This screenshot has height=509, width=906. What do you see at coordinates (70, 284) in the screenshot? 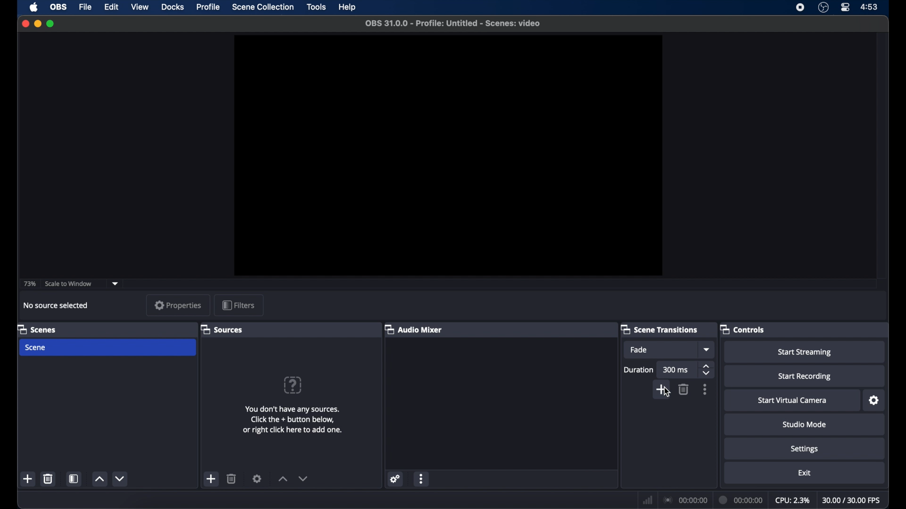
I see `scale to window` at bounding box center [70, 284].